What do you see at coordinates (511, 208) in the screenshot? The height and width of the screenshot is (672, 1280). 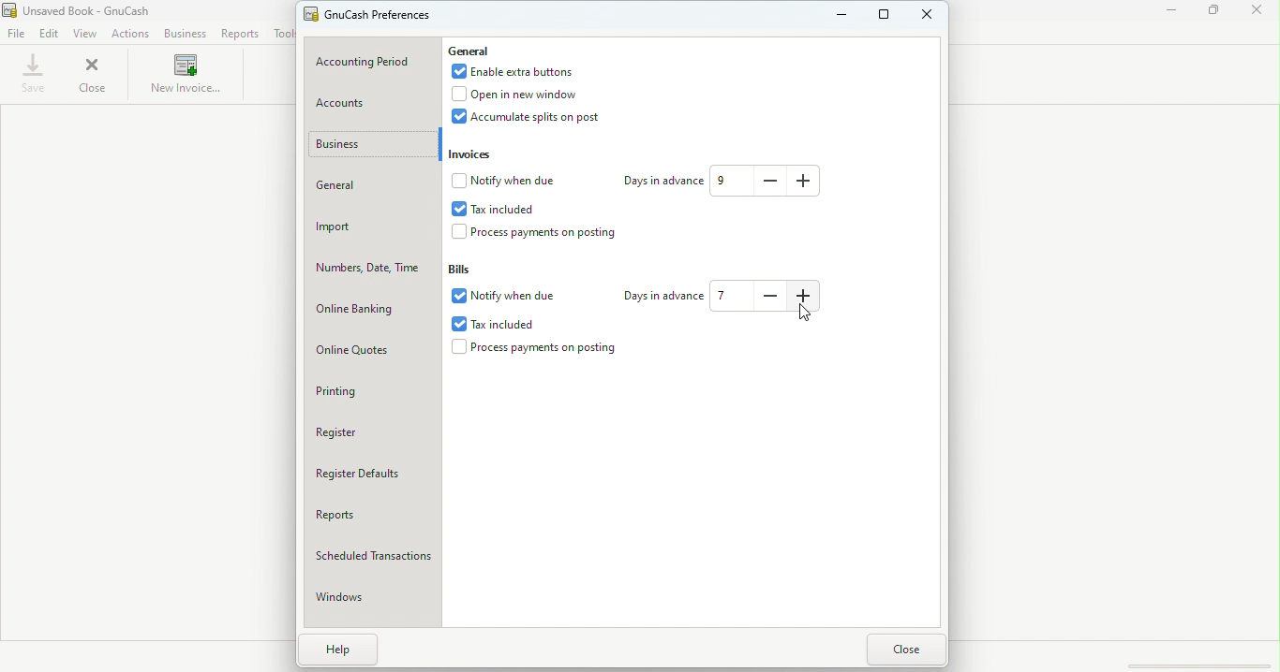 I see `Tax included` at bounding box center [511, 208].